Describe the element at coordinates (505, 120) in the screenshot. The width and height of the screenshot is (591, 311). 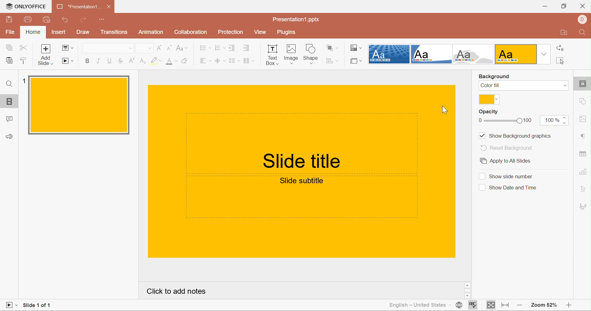
I see `slider from 0 to 100` at that location.